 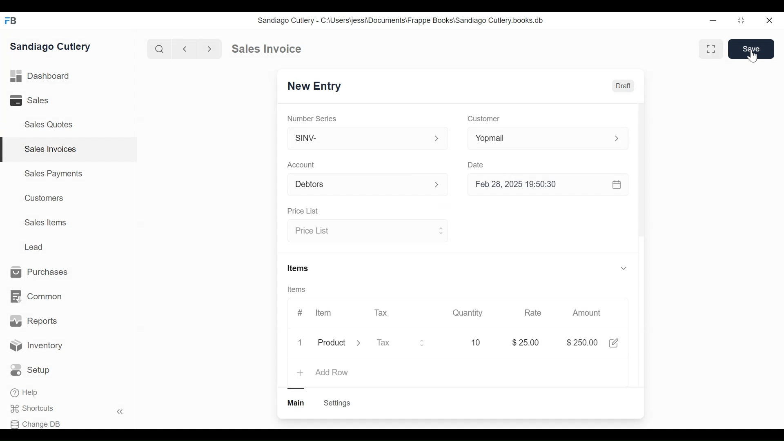 What do you see at coordinates (332, 344) in the screenshot?
I see `product` at bounding box center [332, 344].